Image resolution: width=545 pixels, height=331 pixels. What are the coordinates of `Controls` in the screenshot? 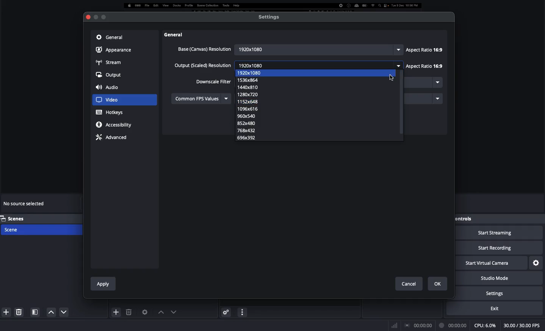 It's located at (465, 219).